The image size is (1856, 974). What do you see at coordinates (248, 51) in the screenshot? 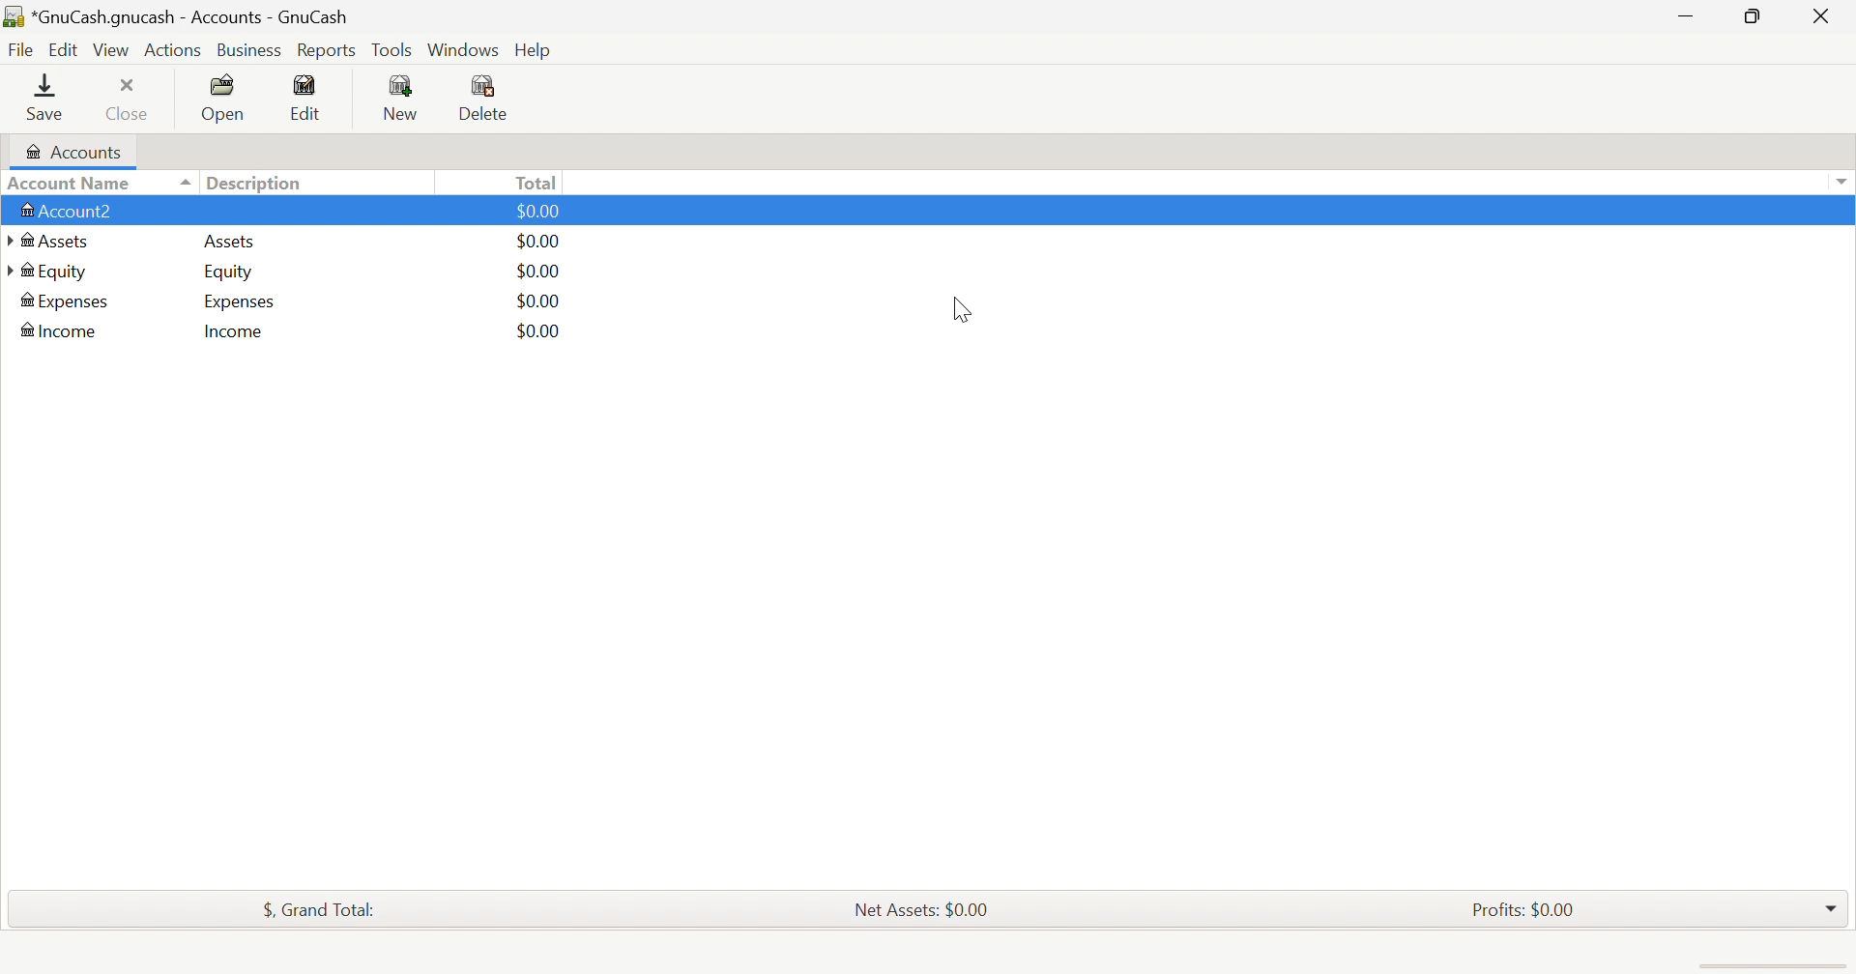
I see `Business` at bounding box center [248, 51].